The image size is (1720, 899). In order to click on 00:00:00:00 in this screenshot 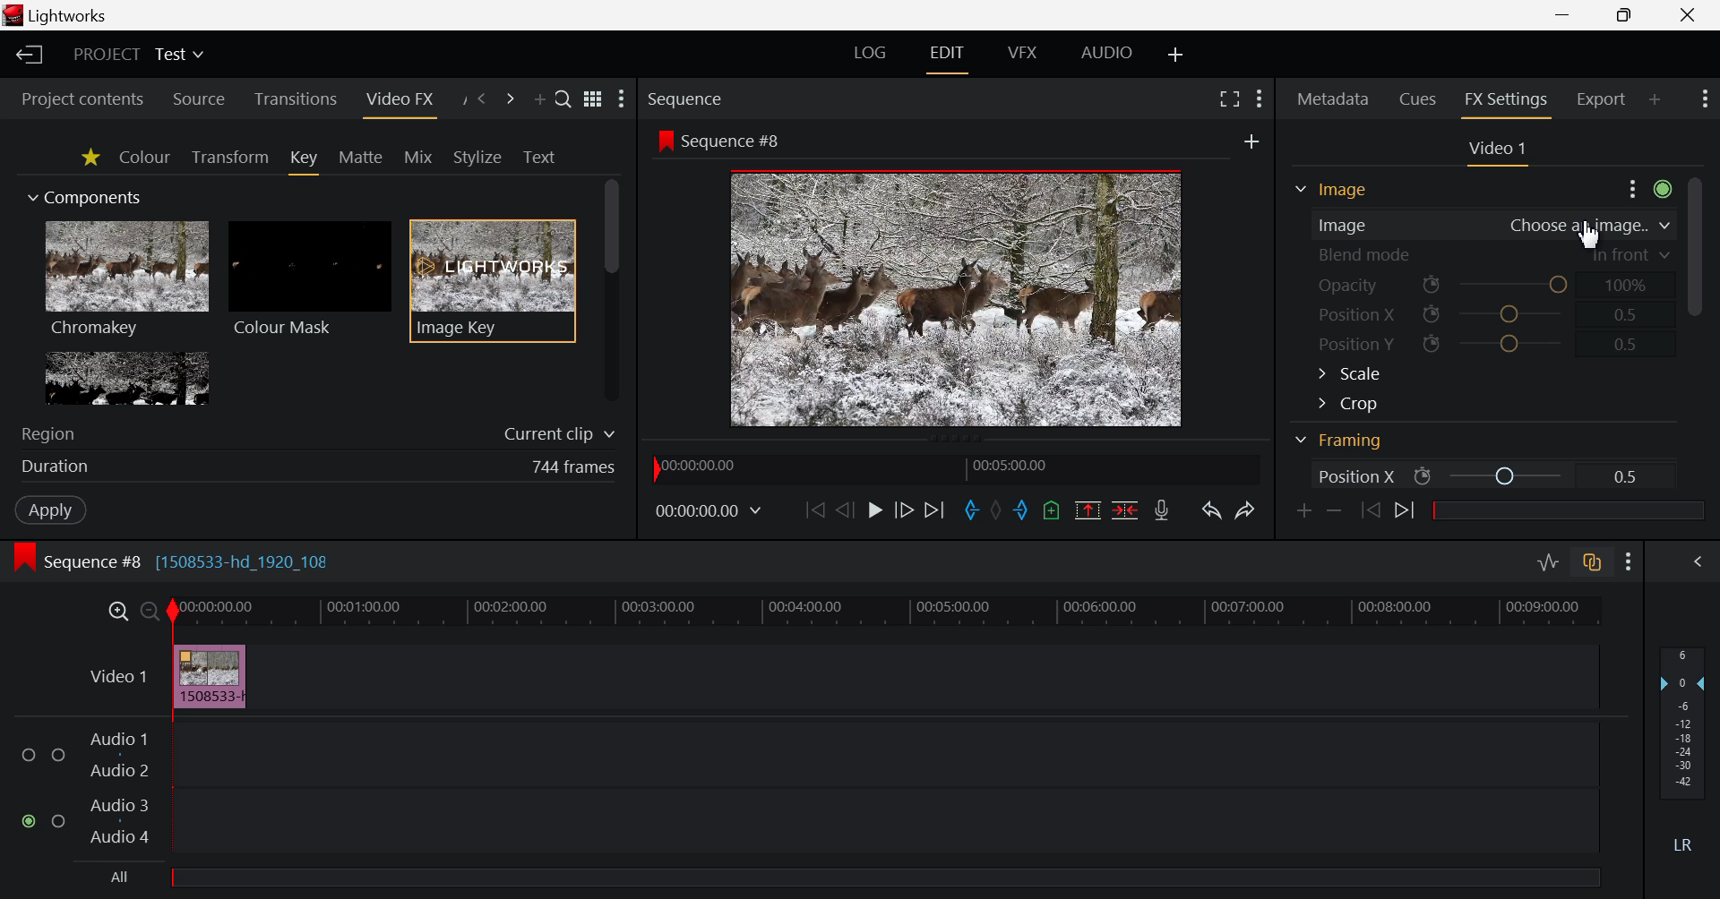, I will do `click(701, 466)`.